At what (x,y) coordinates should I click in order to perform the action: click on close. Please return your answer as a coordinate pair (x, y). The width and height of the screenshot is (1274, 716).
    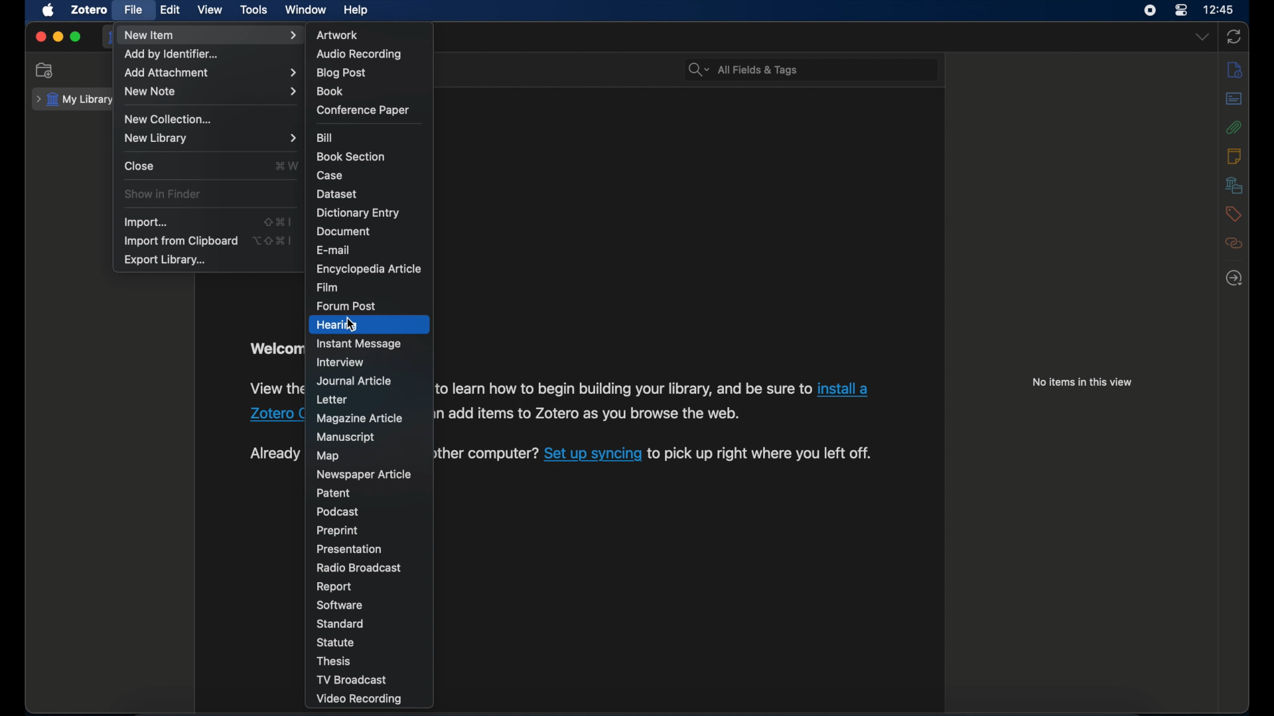
    Looking at the image, I should click on (140, 166).